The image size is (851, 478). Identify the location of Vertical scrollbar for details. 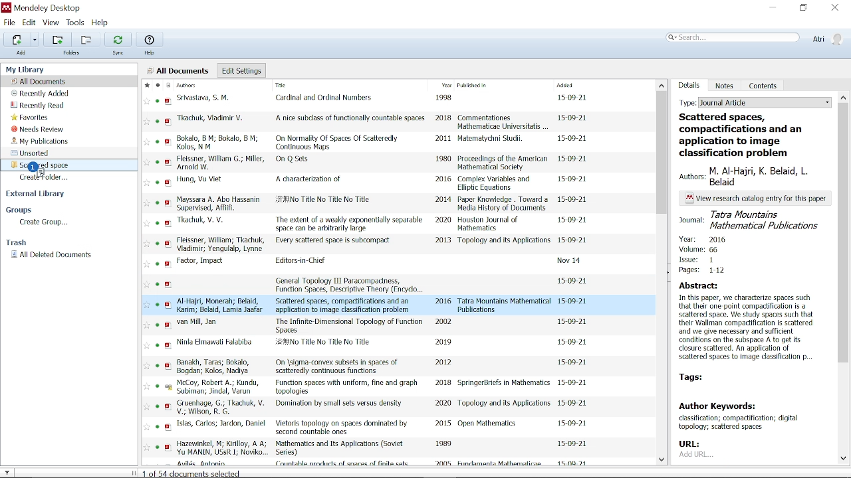
(844, 240).